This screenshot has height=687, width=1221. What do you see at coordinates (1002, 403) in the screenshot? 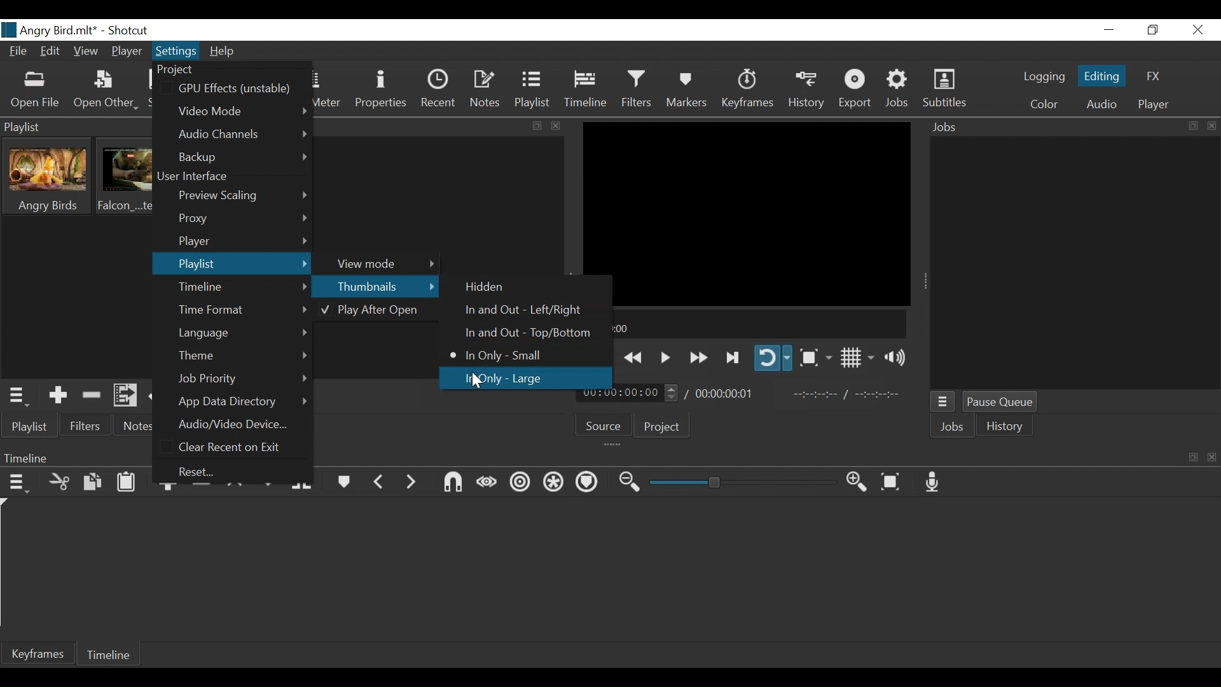
I see `Pause Queue` at bounding box center [1002, 403].